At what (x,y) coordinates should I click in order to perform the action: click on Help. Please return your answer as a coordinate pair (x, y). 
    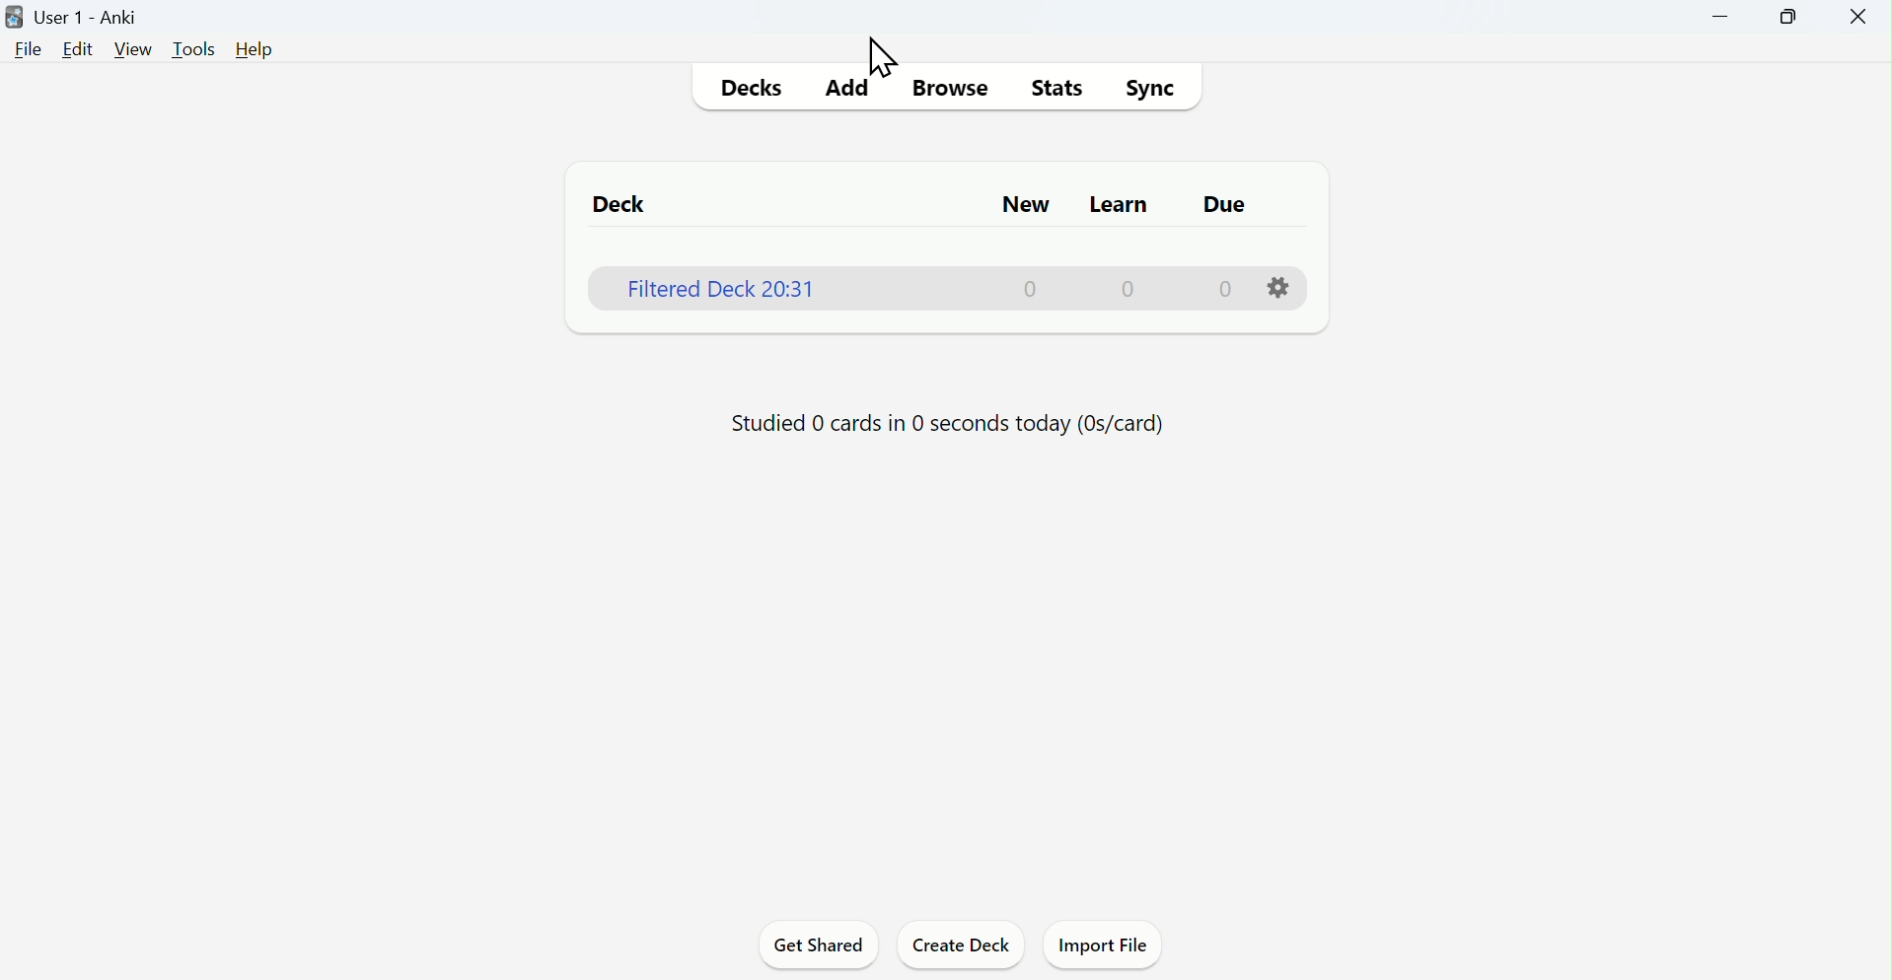
    Looking at the image, I should click on (260, 50).